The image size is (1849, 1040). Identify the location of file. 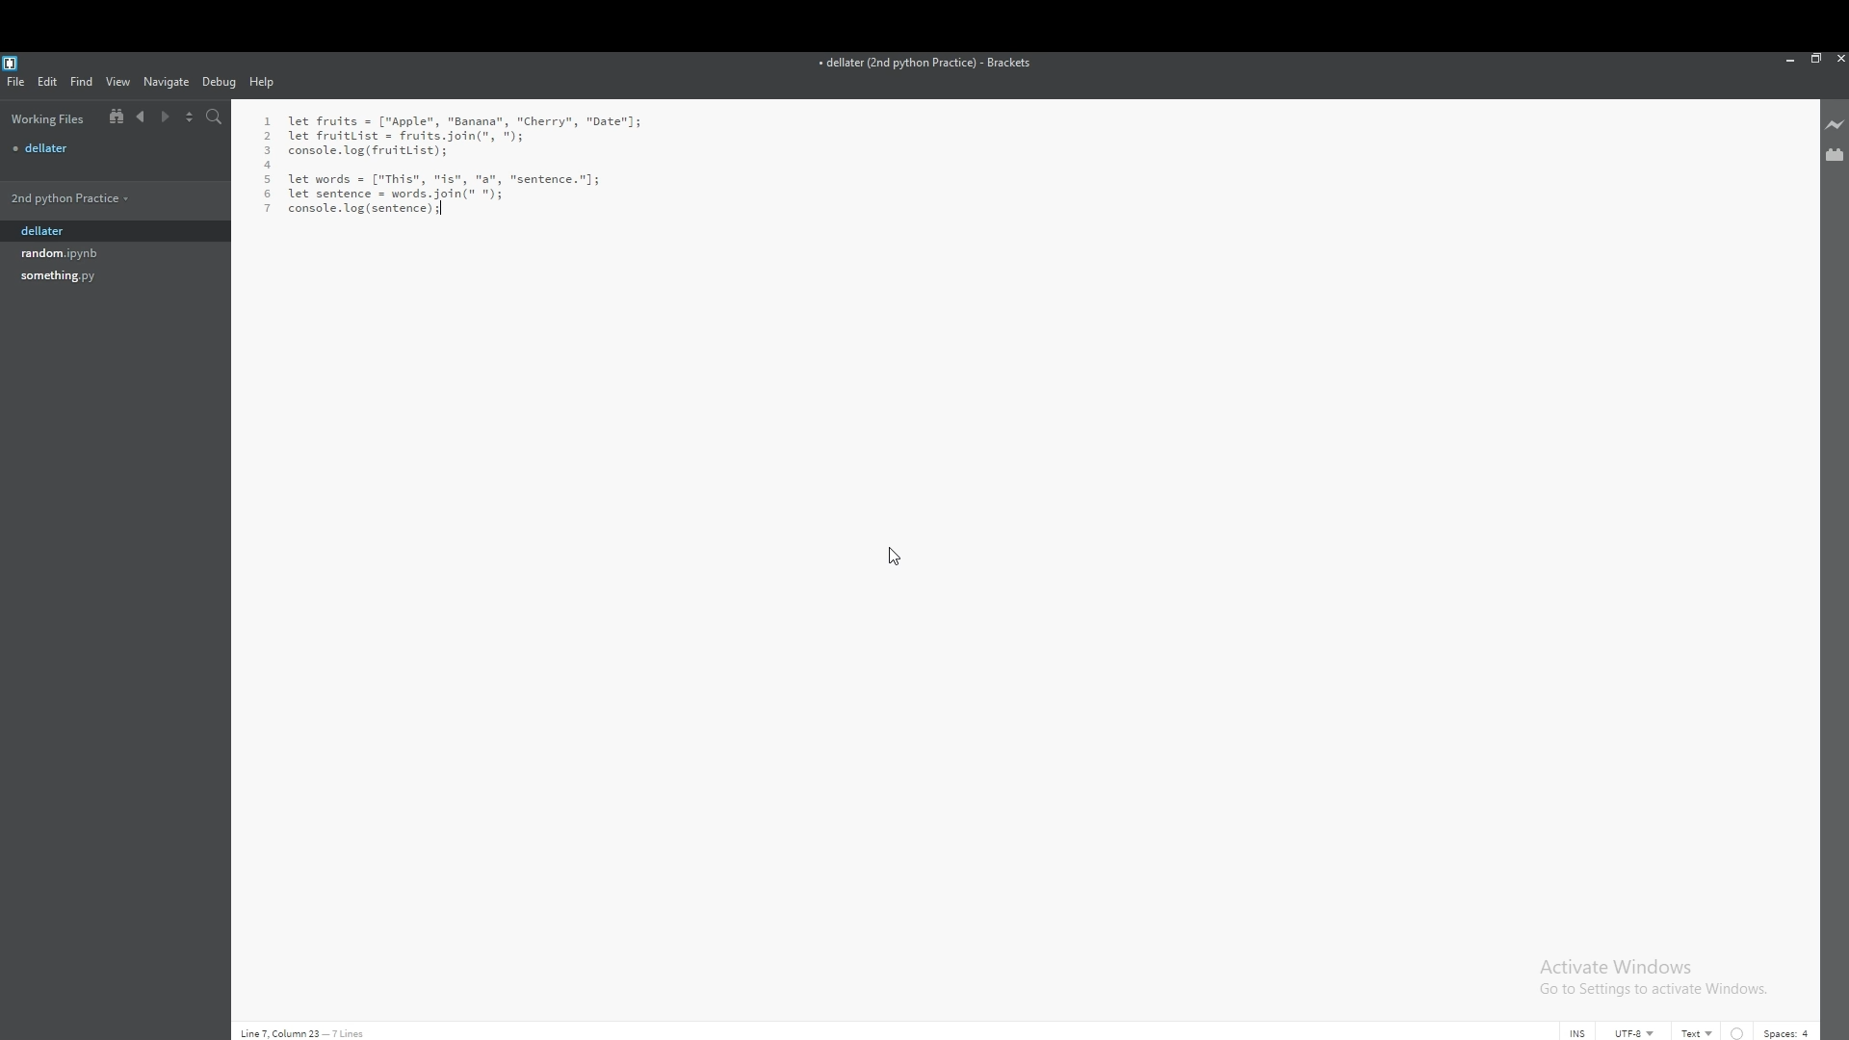
(91, 276).